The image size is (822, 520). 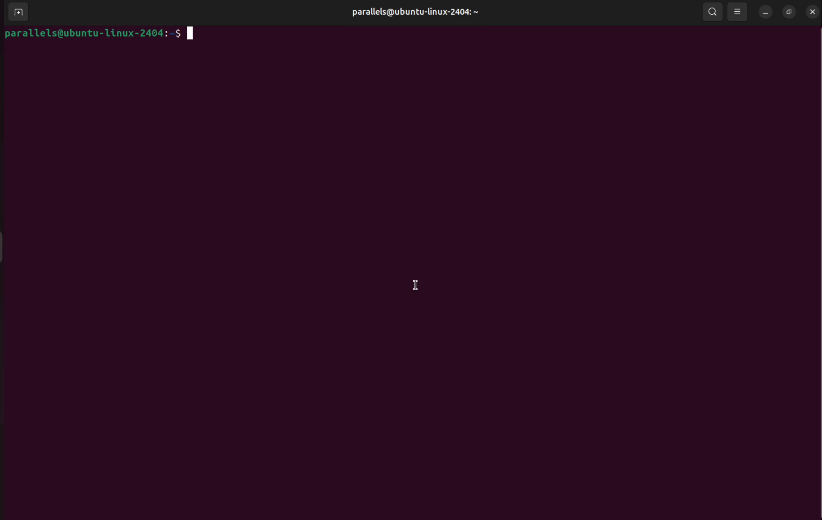 What do you see at coordinates (420, 14) in the screenshot?
I see `parallels@ubuntu-linux-2404: ~` at bounding box center [420, 14].